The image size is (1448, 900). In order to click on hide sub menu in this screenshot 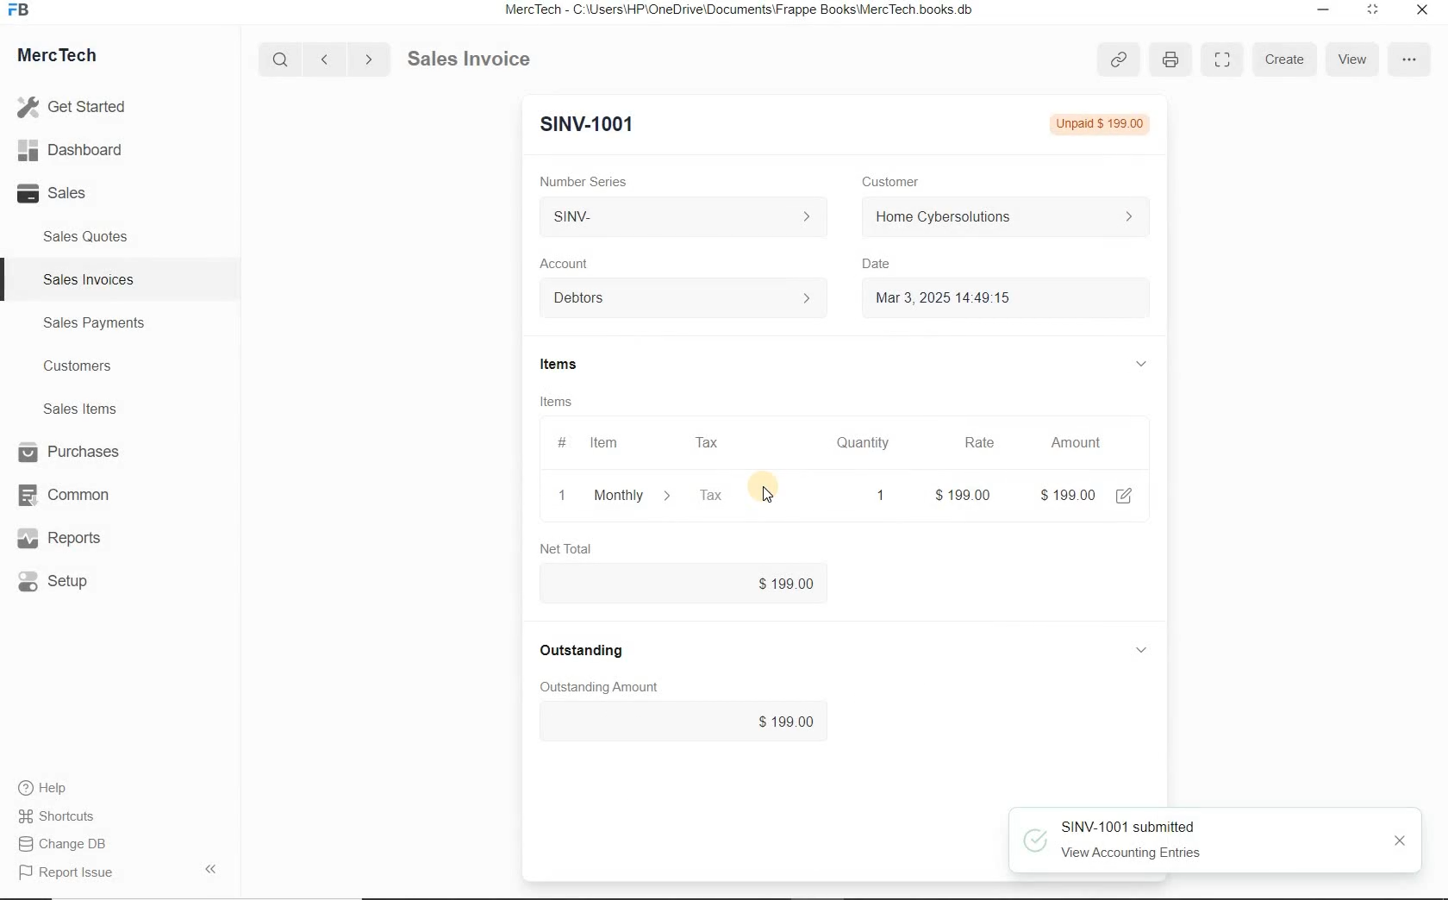, I will do `click(1139, 650)`.